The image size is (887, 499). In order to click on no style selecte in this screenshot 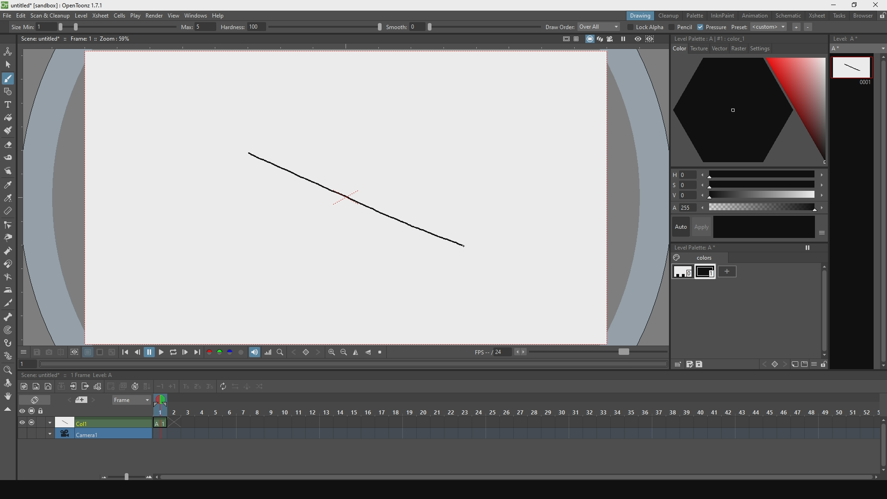, I will do `click(709, 38)`.